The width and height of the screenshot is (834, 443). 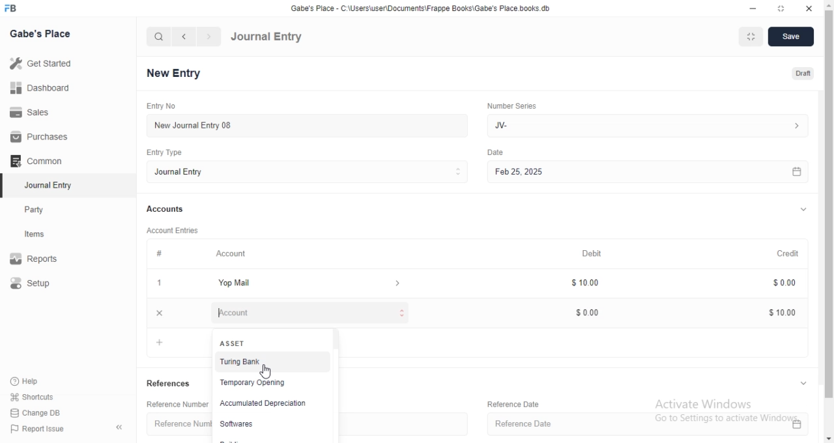 I want to click on Entry Type, so click(x=163, y=152).